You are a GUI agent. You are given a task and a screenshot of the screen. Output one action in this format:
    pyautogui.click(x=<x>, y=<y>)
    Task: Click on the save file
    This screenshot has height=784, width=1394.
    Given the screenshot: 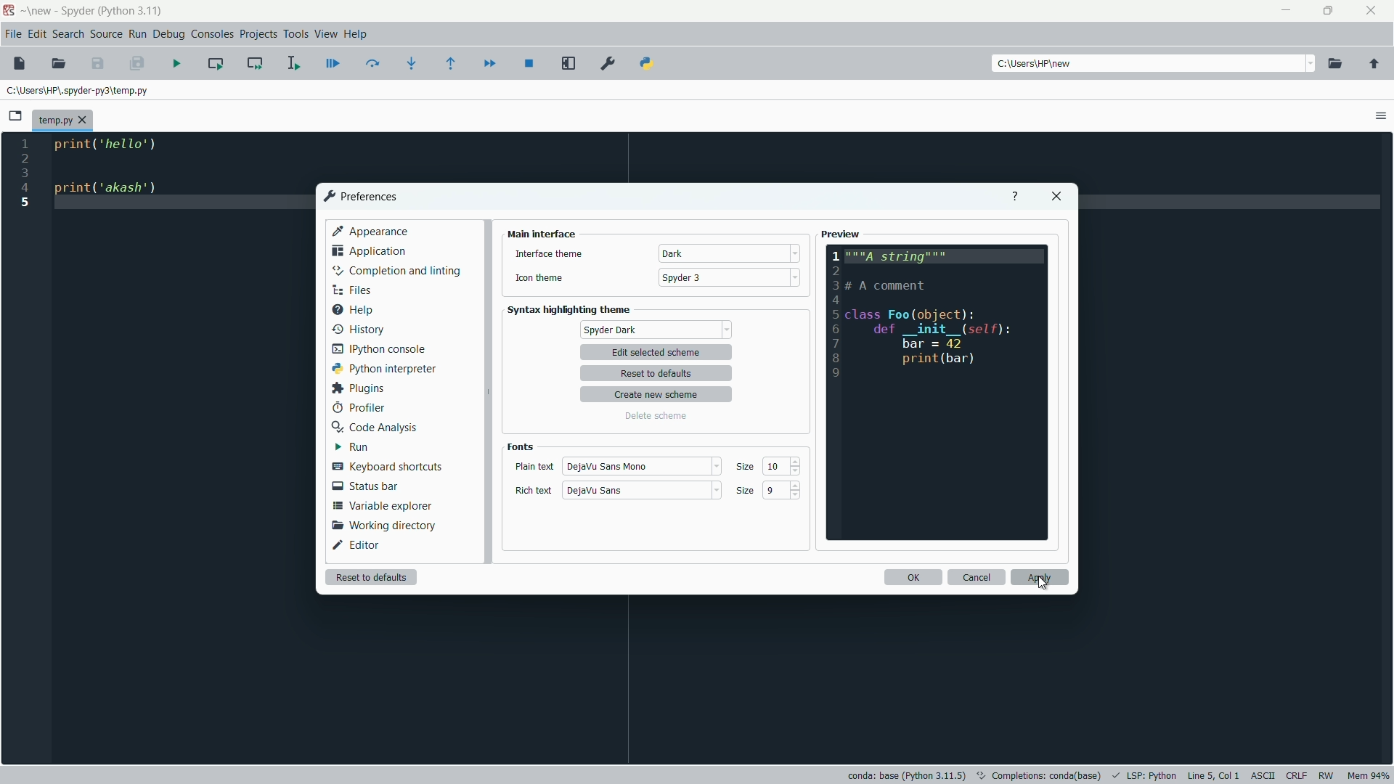 What is the action you would take?
    pyautogui.click(x=99, y=64)
    